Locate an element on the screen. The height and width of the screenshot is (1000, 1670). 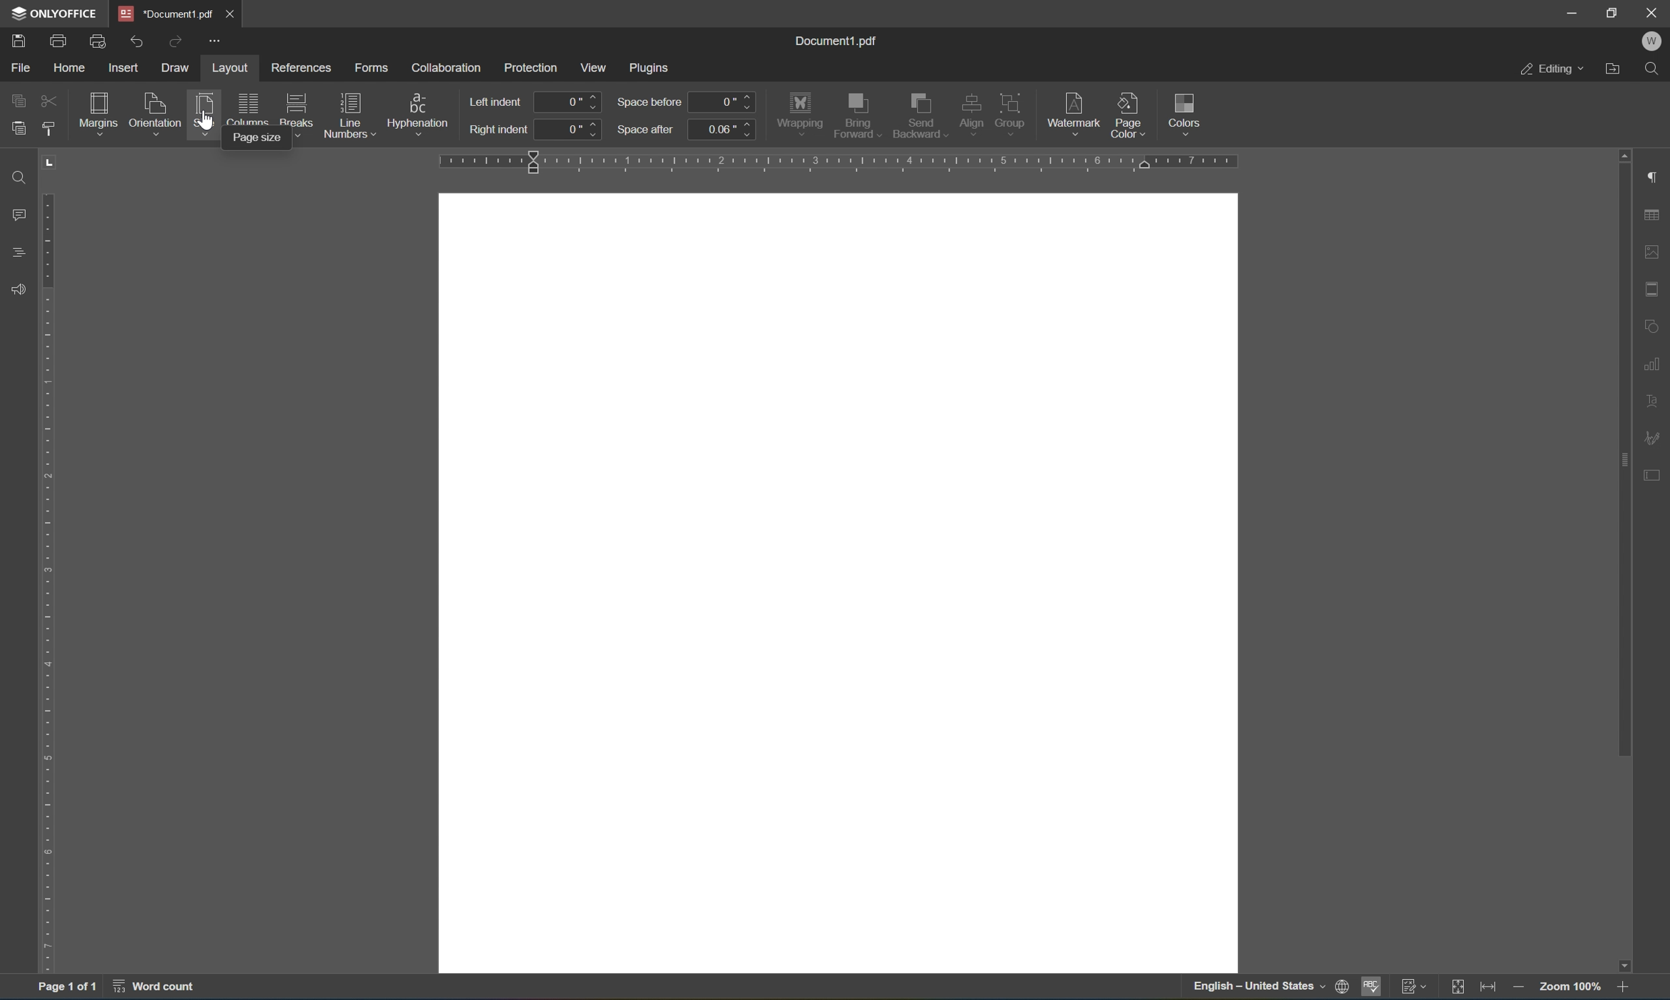
Form settings is located at coordinates (1652, 472).